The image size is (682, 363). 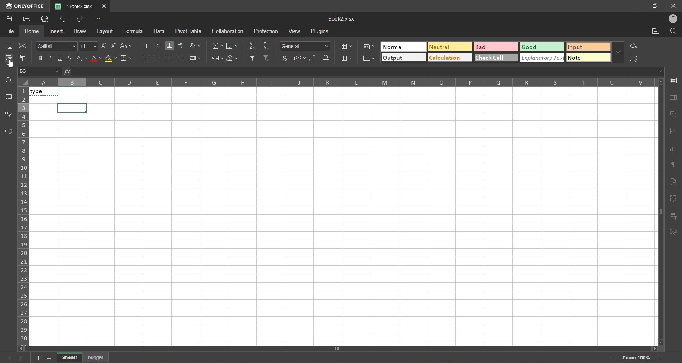 What do you see at coordinates (542, 47) in the screenshot?
I see `good` at bounding box center [542, 47].